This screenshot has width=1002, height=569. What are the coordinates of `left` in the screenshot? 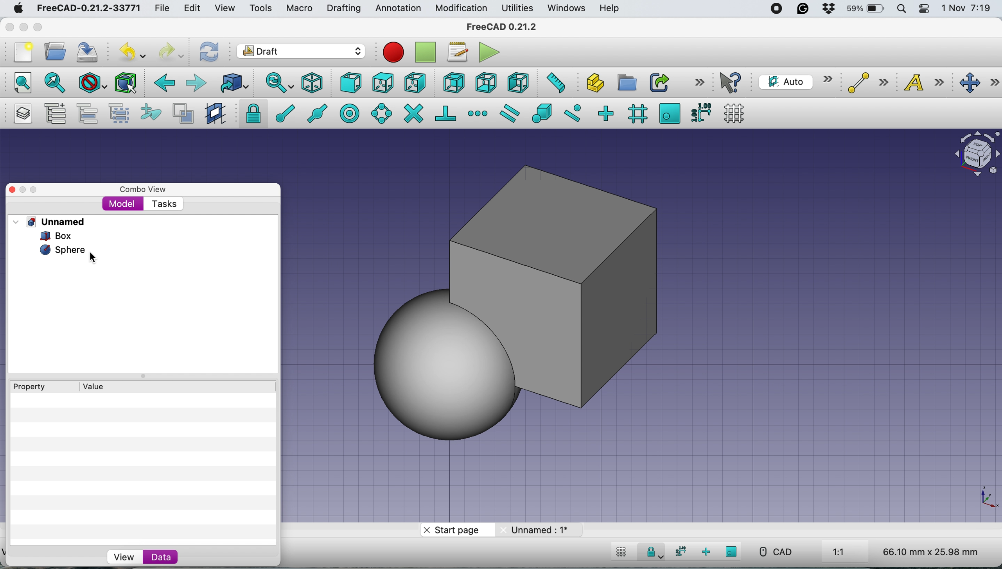 It's located at (517, 83).